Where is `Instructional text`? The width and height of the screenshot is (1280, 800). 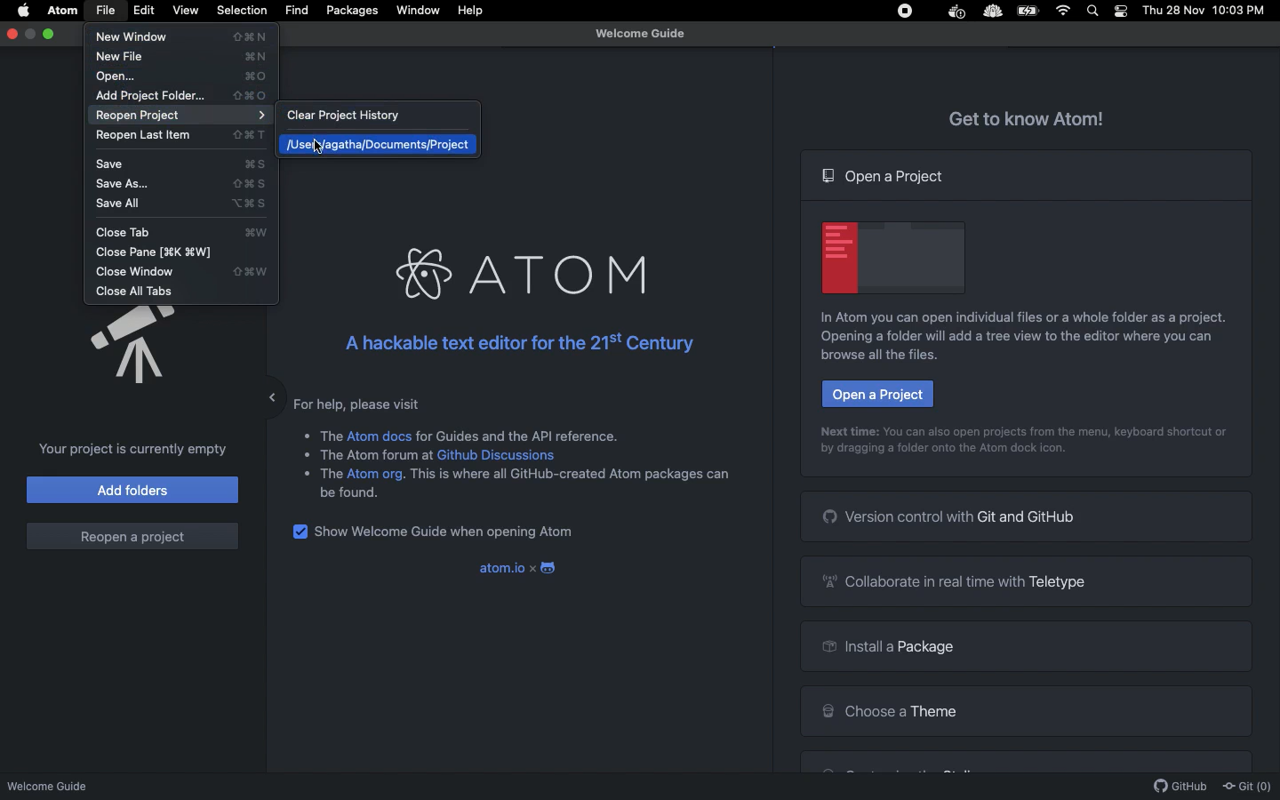 Instructional text is located at coordinates (1027, 430).